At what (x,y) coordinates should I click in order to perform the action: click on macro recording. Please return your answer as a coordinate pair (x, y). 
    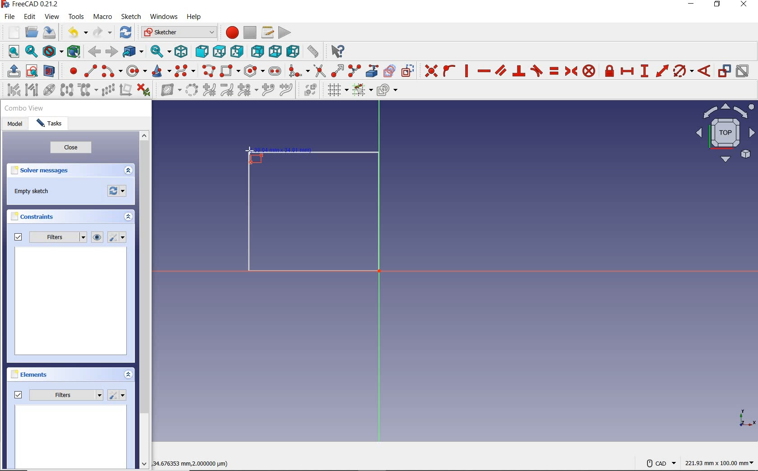
    Looking at the image, I should click on (231, 32).